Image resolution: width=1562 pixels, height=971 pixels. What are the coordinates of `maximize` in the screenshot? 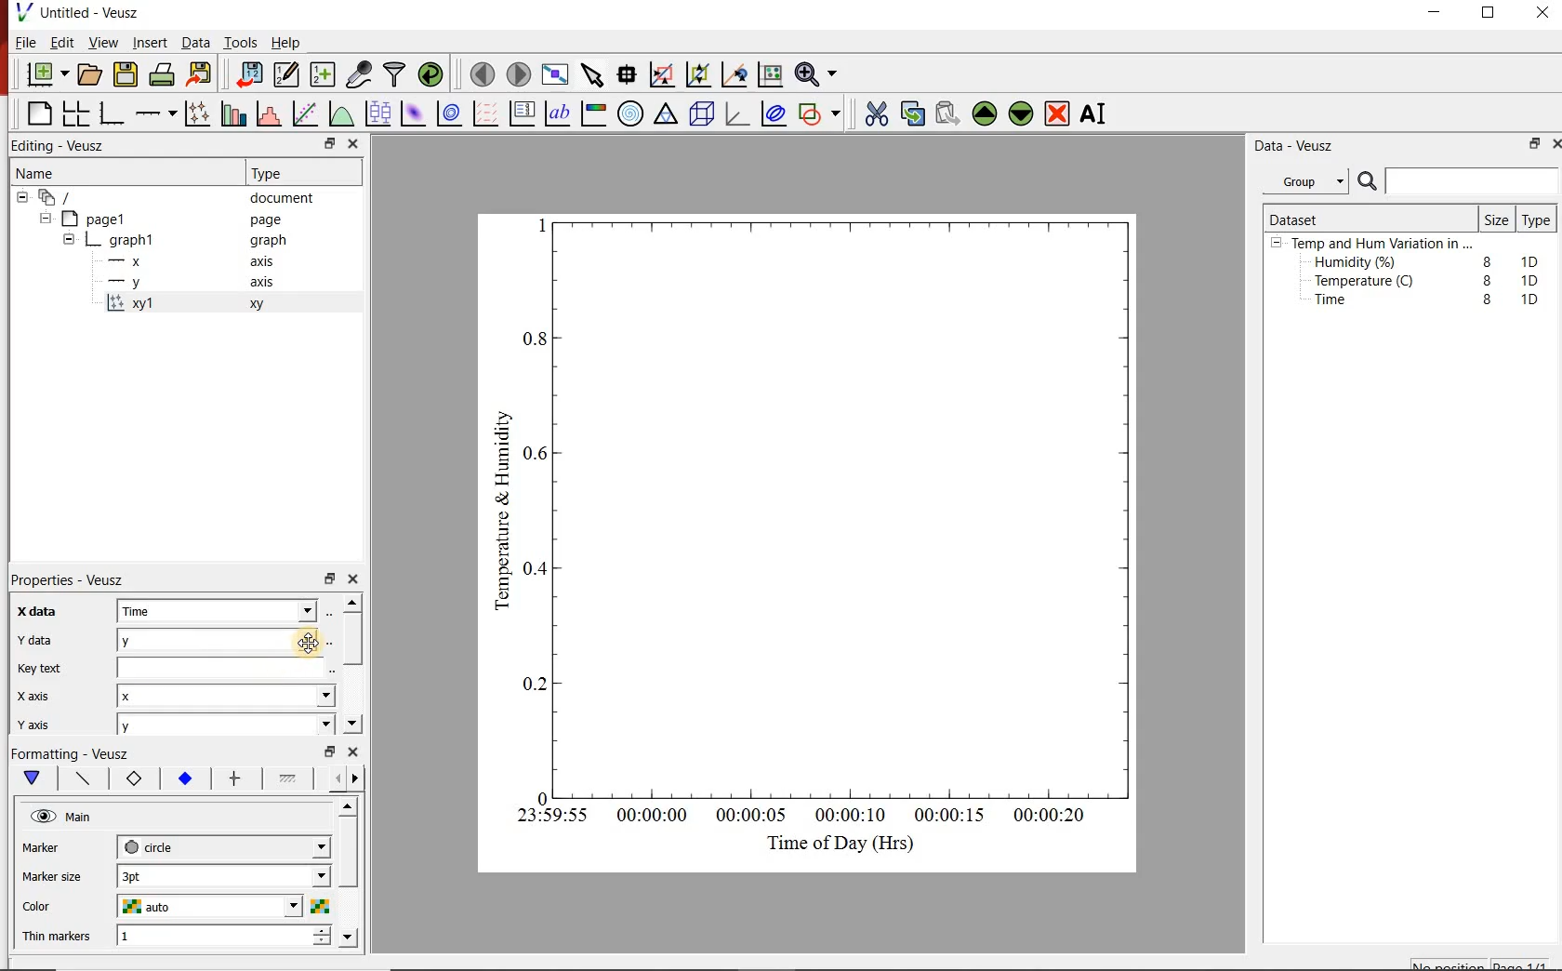 It's located at (1498, 13).